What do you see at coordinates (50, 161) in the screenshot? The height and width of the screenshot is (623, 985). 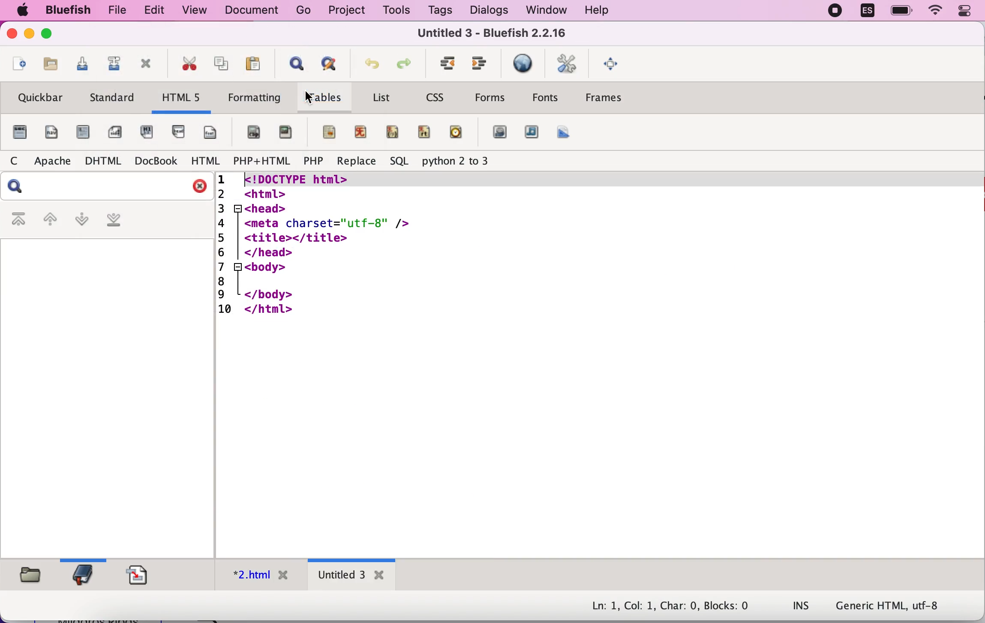 I see `apache` at bounding box center [50, 161].